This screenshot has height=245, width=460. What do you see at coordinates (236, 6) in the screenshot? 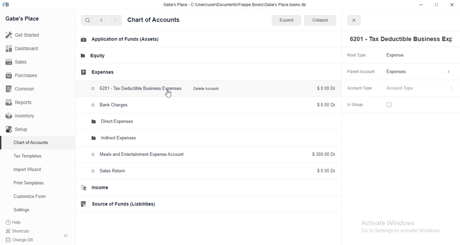
I see `Gabe's Place - C\Users\userDocuments\Frappe Books\Gabe's Place.books.db.` at bounding box center [236, 6].